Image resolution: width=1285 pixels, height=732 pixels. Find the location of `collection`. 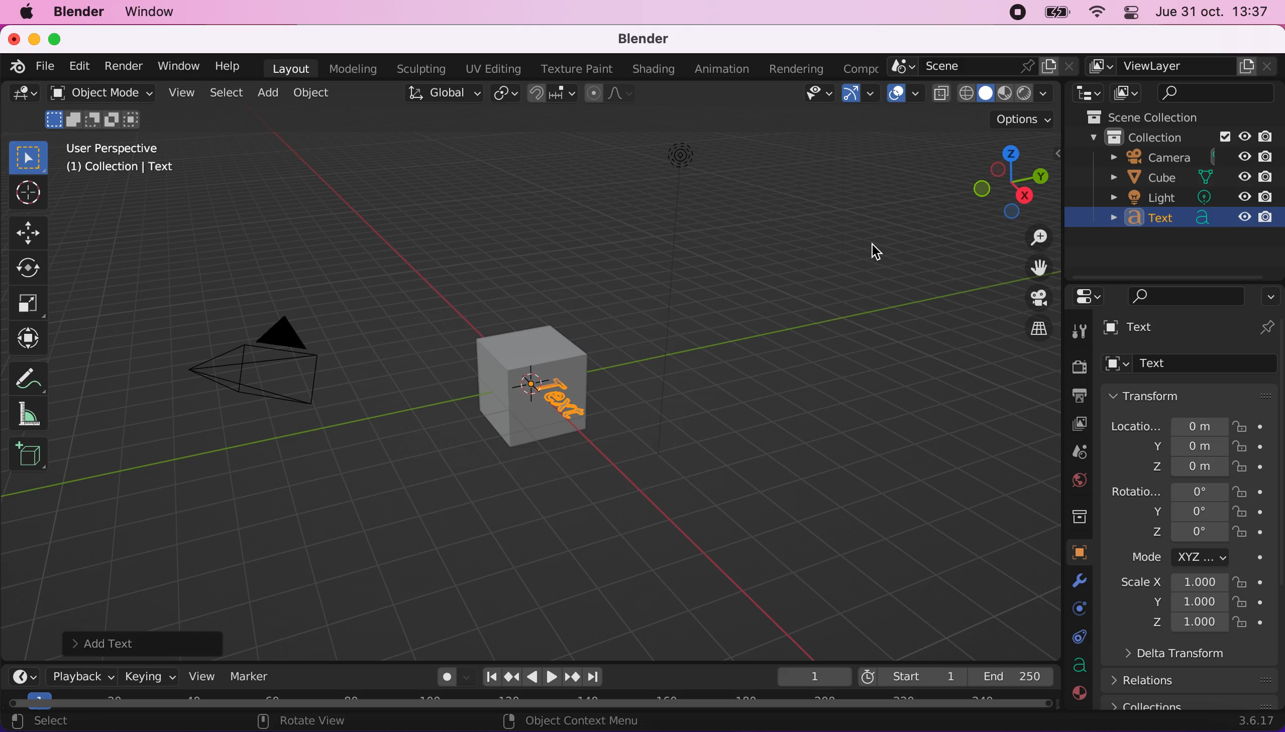

collection is located at coordinates (1078, 517).